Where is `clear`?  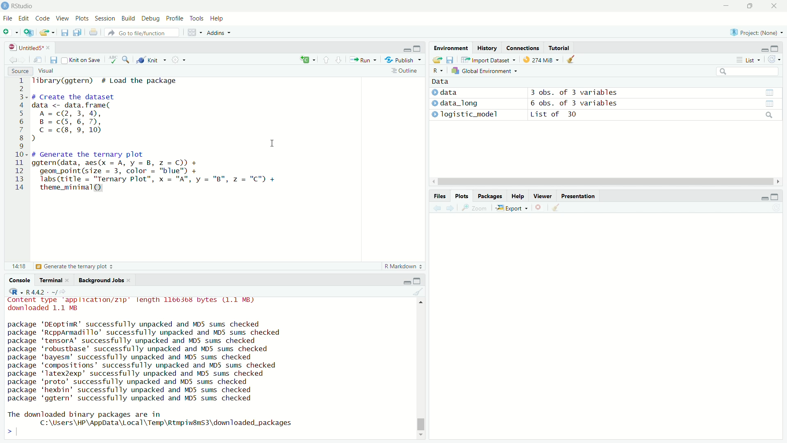
clear is located at coordinates (555, 207).